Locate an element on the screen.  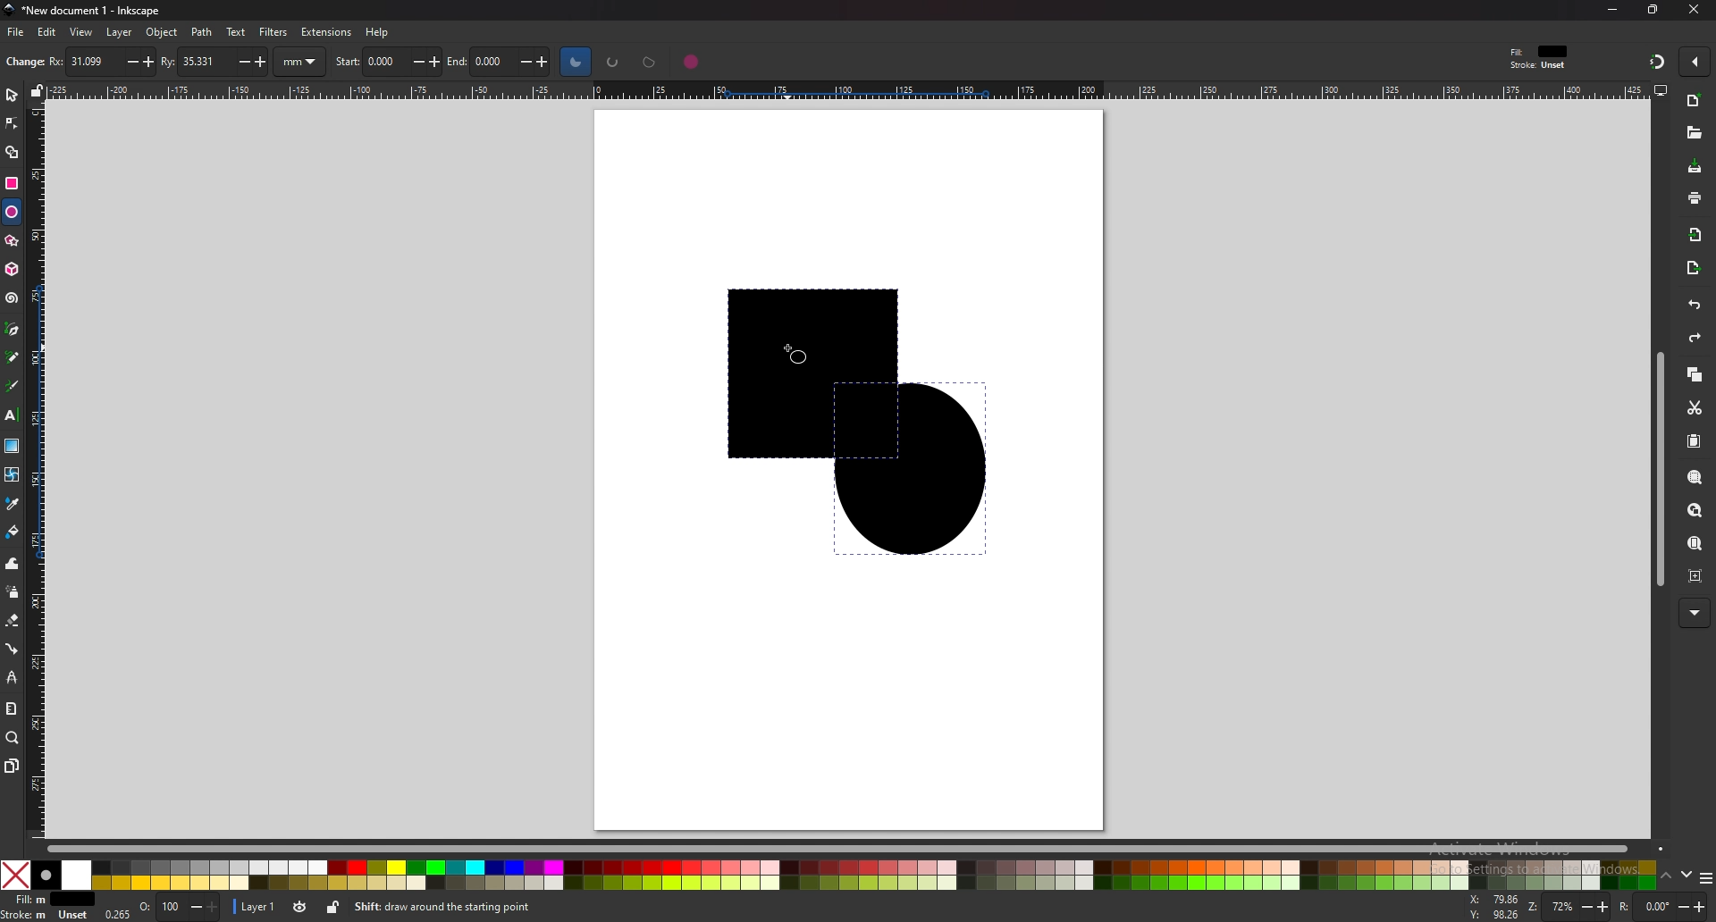
toggle lock is located at coordinates (331, 907).